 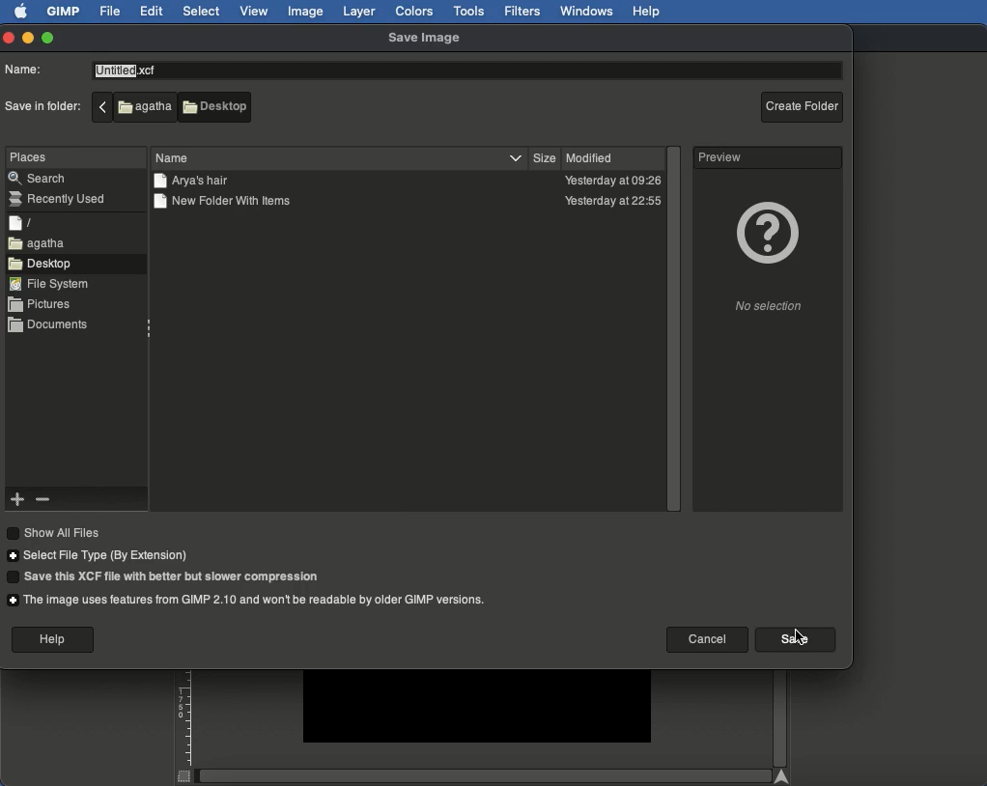 I want to click on xcf file, so click(x=127, y=70).